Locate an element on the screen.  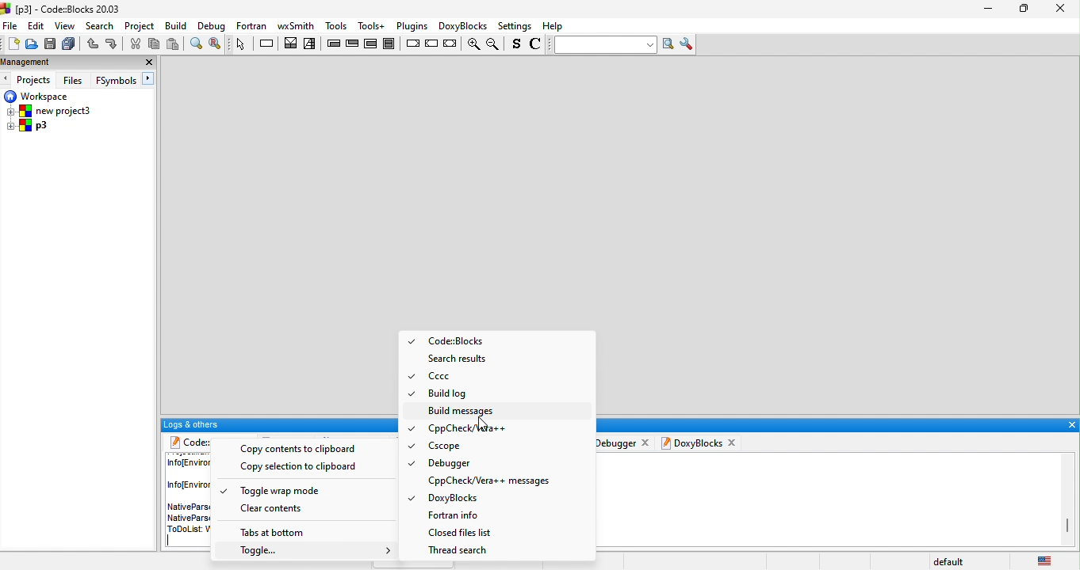
debugger is located at coordinates (616, 442).